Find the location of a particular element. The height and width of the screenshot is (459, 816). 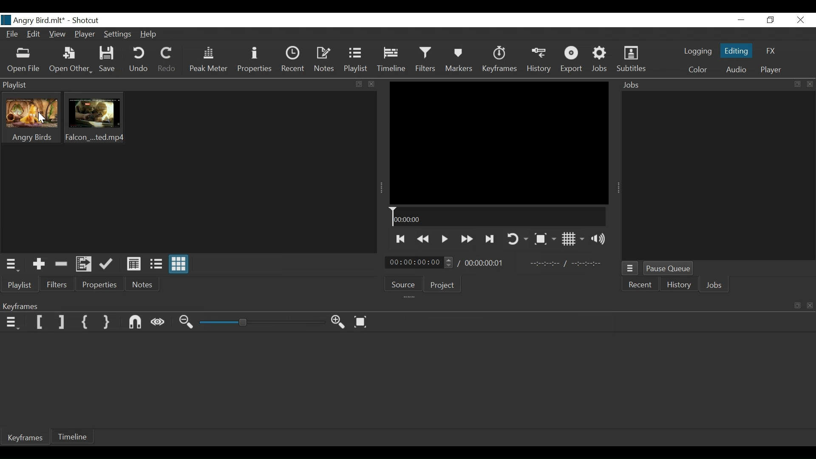

Project is located at coordinates (444, 286).